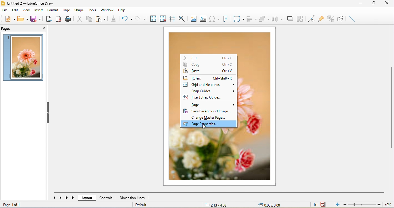 The image size is (394, 208). What do you see at coordinates (225, 18) in the screenshot?
I see `font work text` at bounding box center [225, 18].